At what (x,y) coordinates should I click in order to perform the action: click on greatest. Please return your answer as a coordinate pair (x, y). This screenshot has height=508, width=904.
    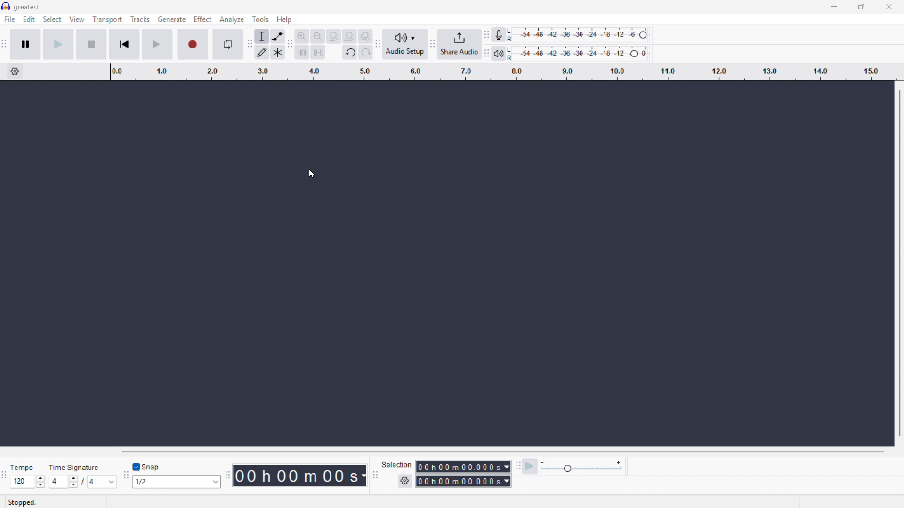
    Looking at the image, I should click on (27, 7).